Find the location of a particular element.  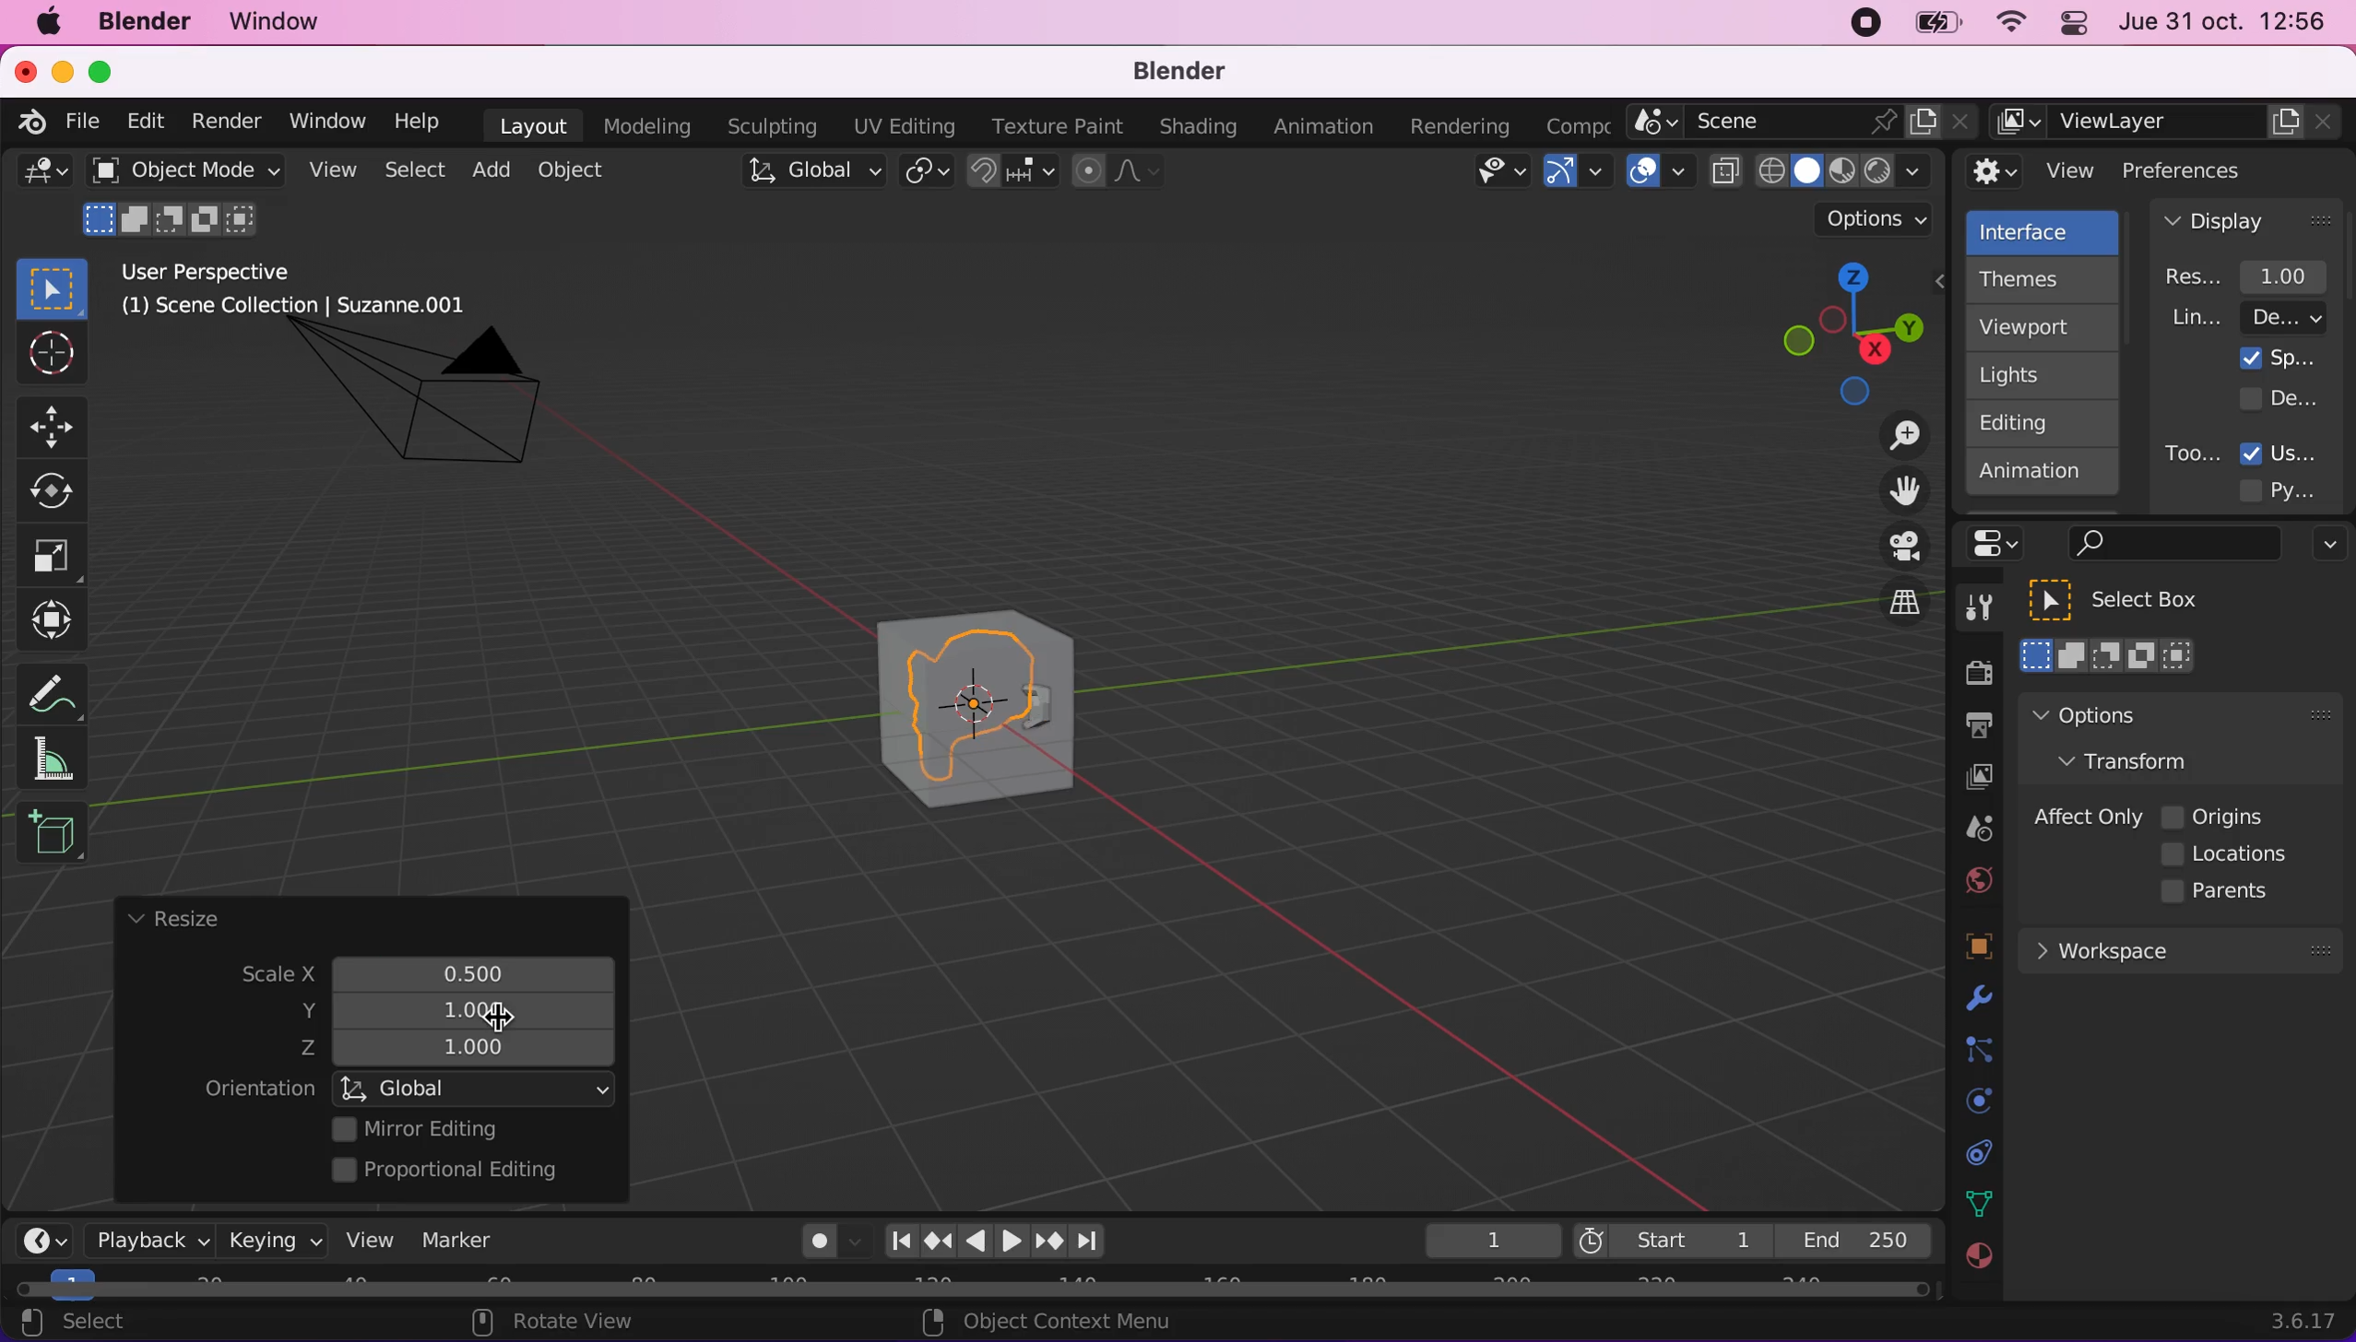

options is located at coordinates (1877, 219).